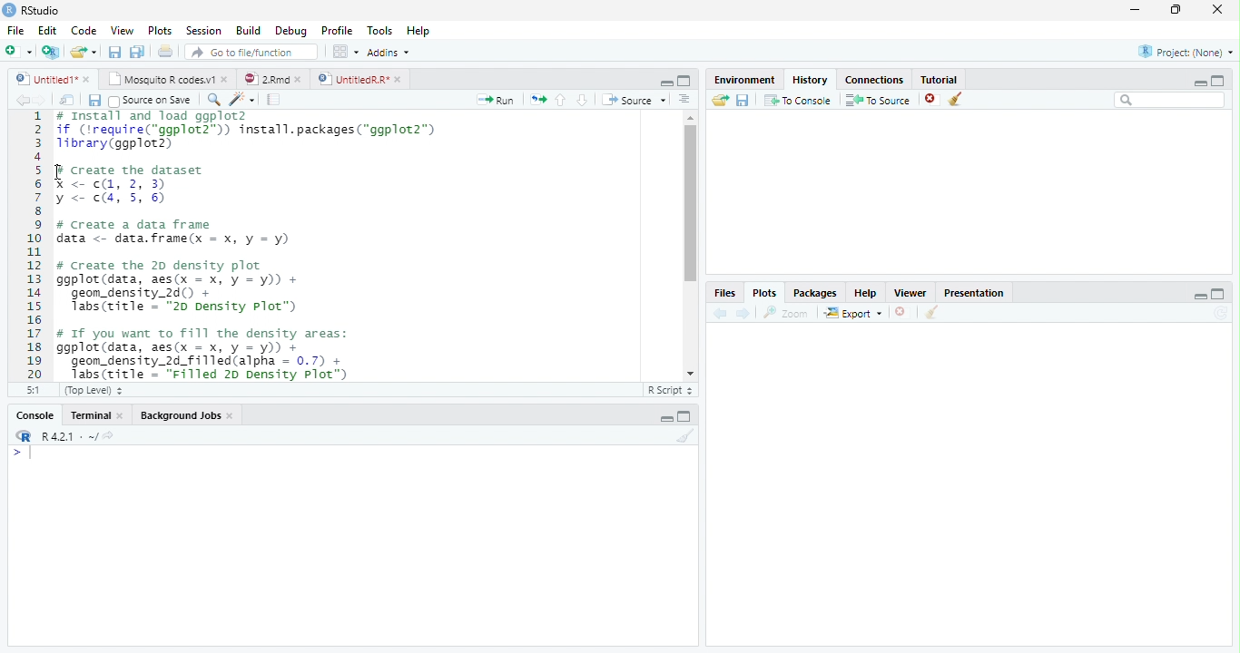 The width and height of the screenshot is (1240, 653). Describe the element at coordinates (42, 79) in the screenshot. I see `Untitled1` at that location.